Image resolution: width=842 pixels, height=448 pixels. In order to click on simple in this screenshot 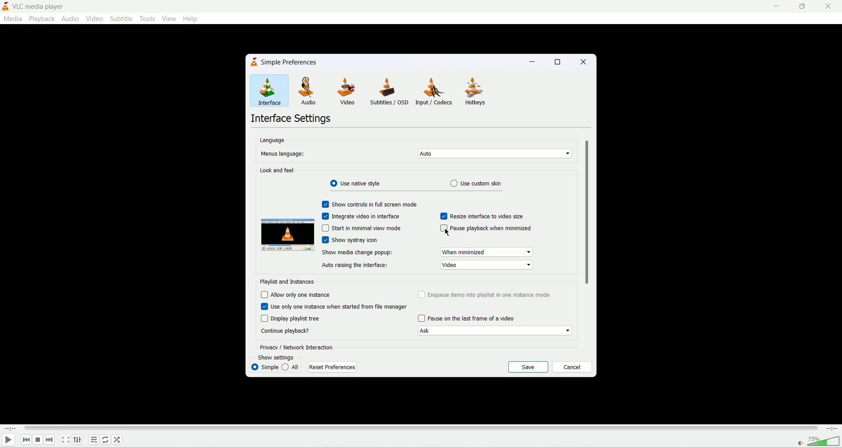, I will do `click(265, 368)`.